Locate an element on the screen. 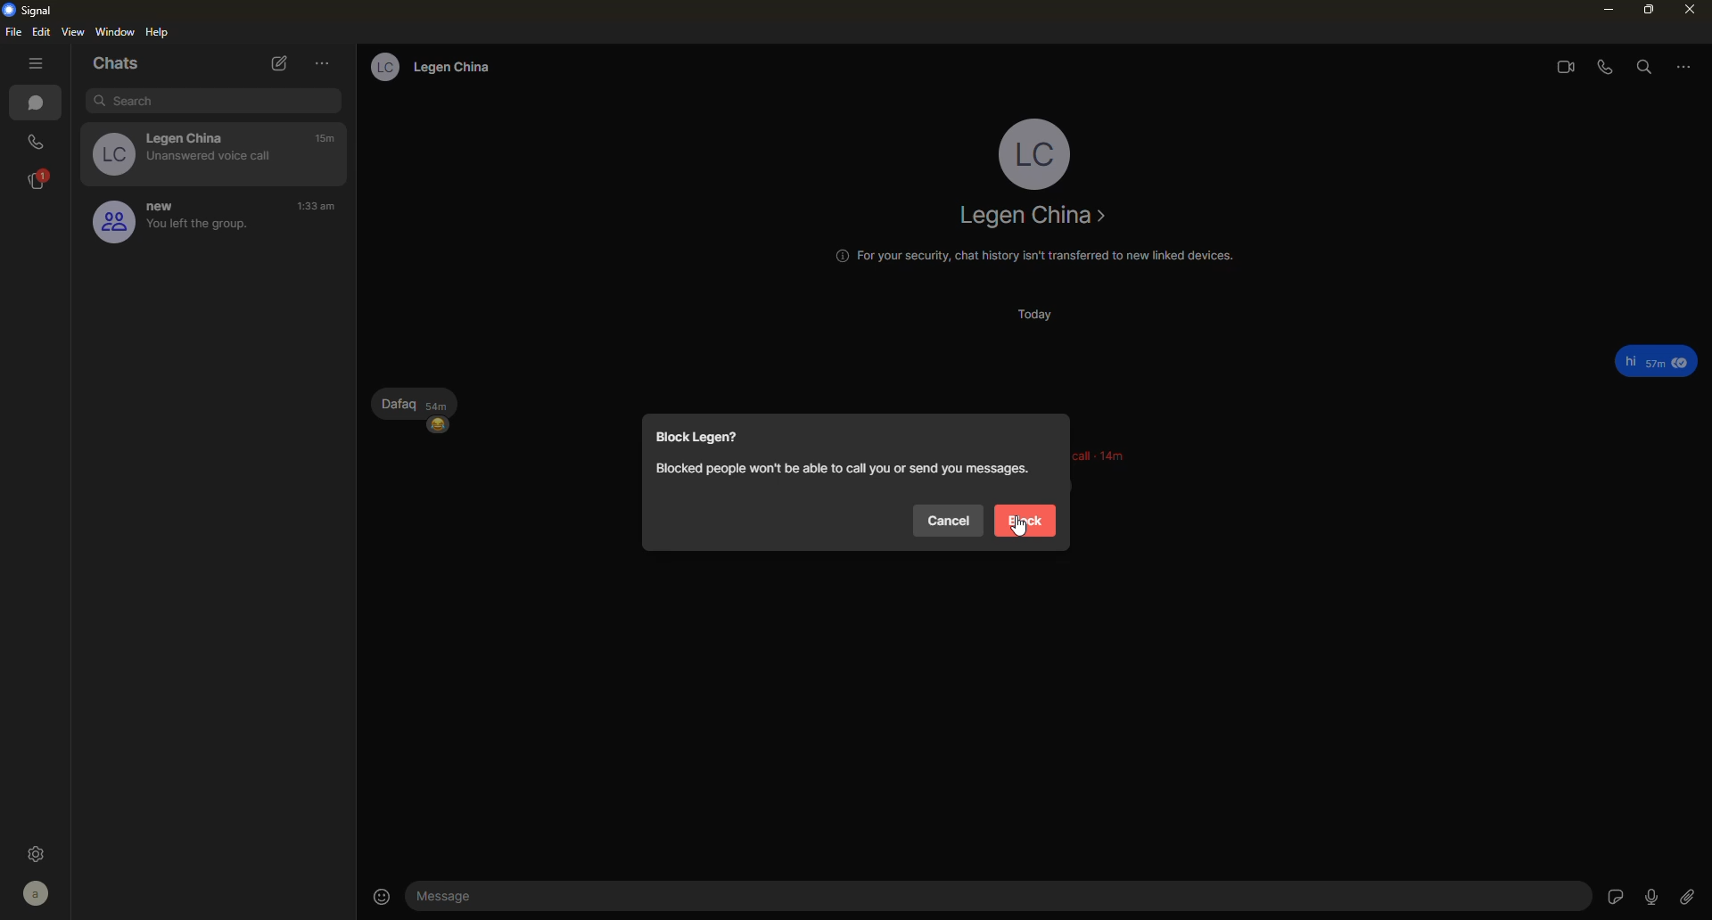 This screenshot has height=920, width=1712. more is located at coordinates (322, 63).